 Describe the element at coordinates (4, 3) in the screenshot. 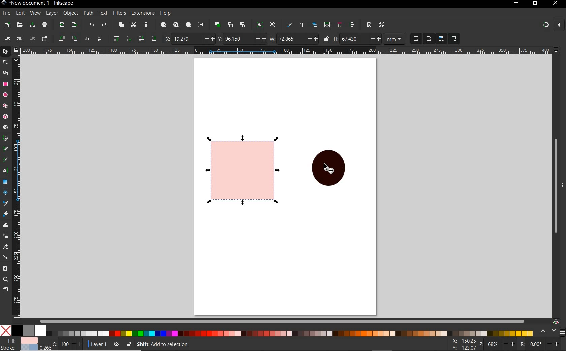

I see `Inkscape` at that location.